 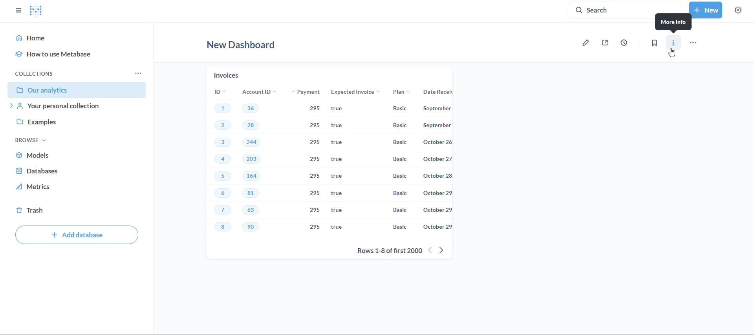 I want to click on more , so click(x=140, y=73).